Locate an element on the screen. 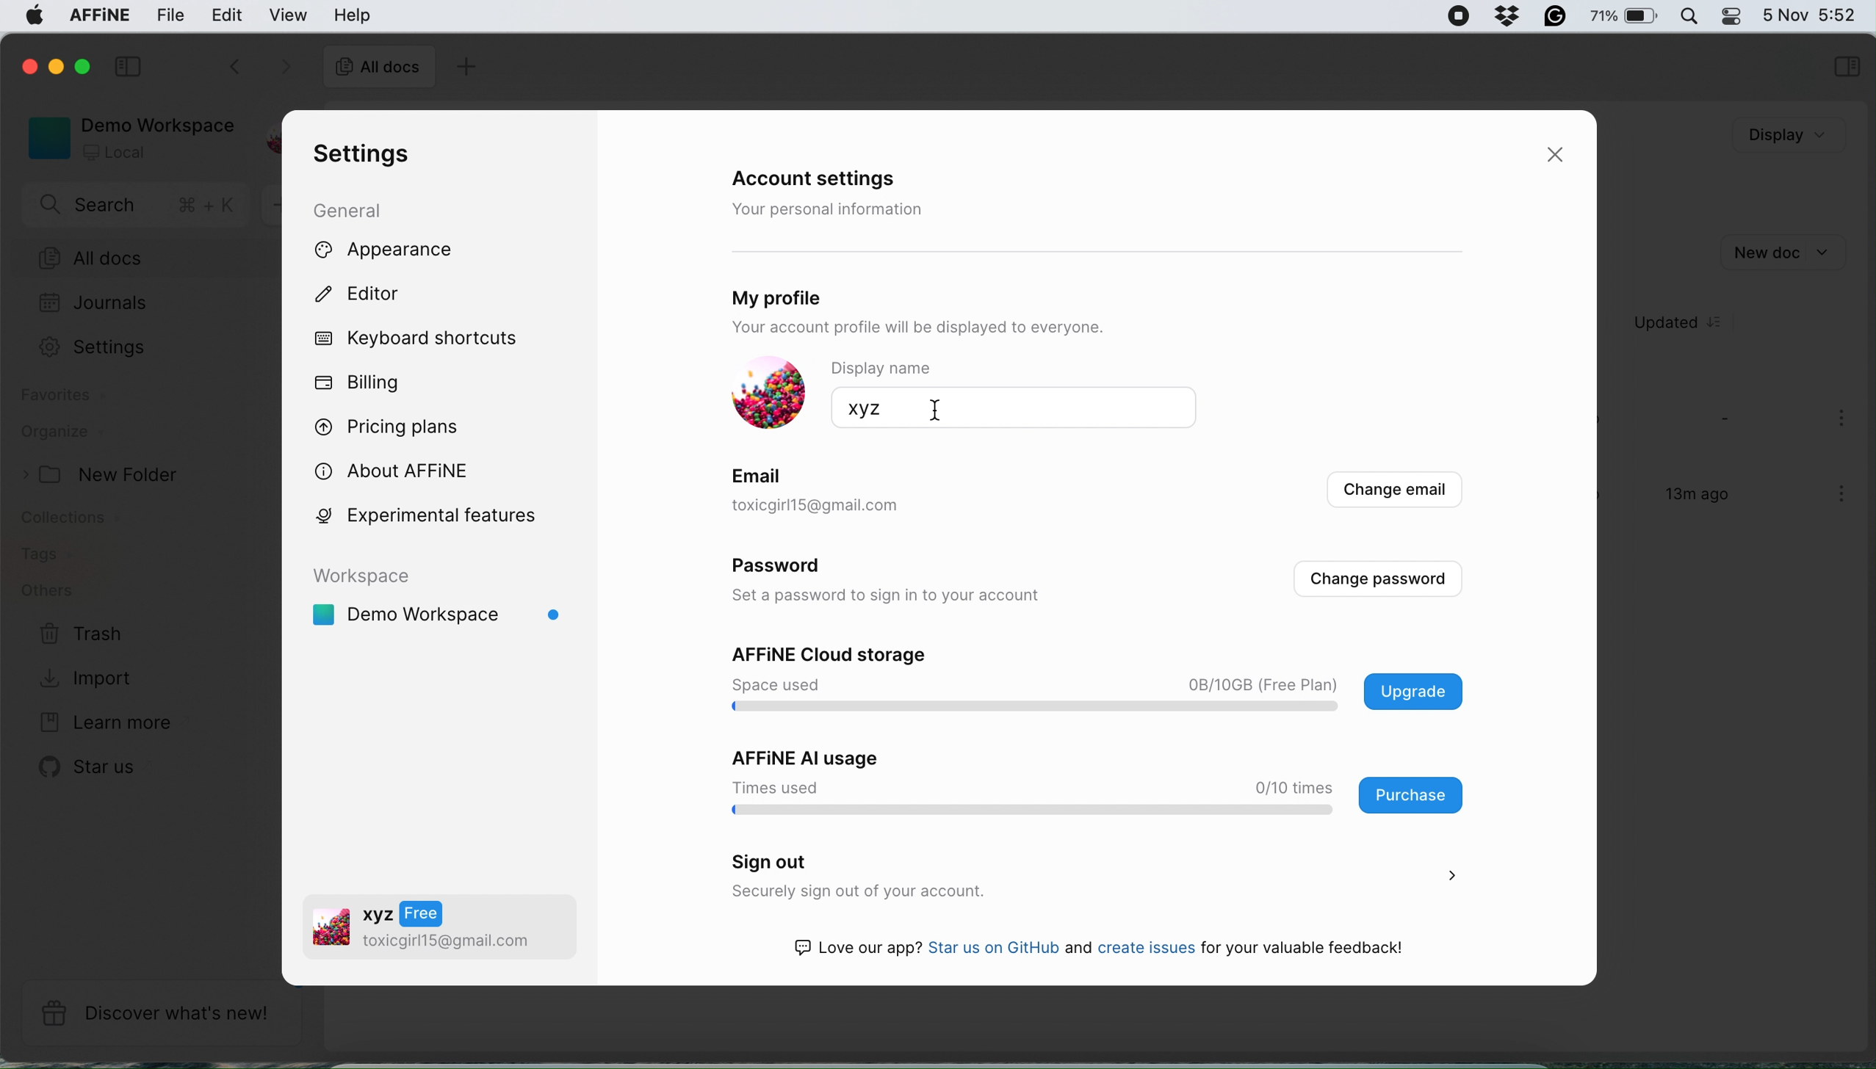  selections is located at coordinates (1846, 68).